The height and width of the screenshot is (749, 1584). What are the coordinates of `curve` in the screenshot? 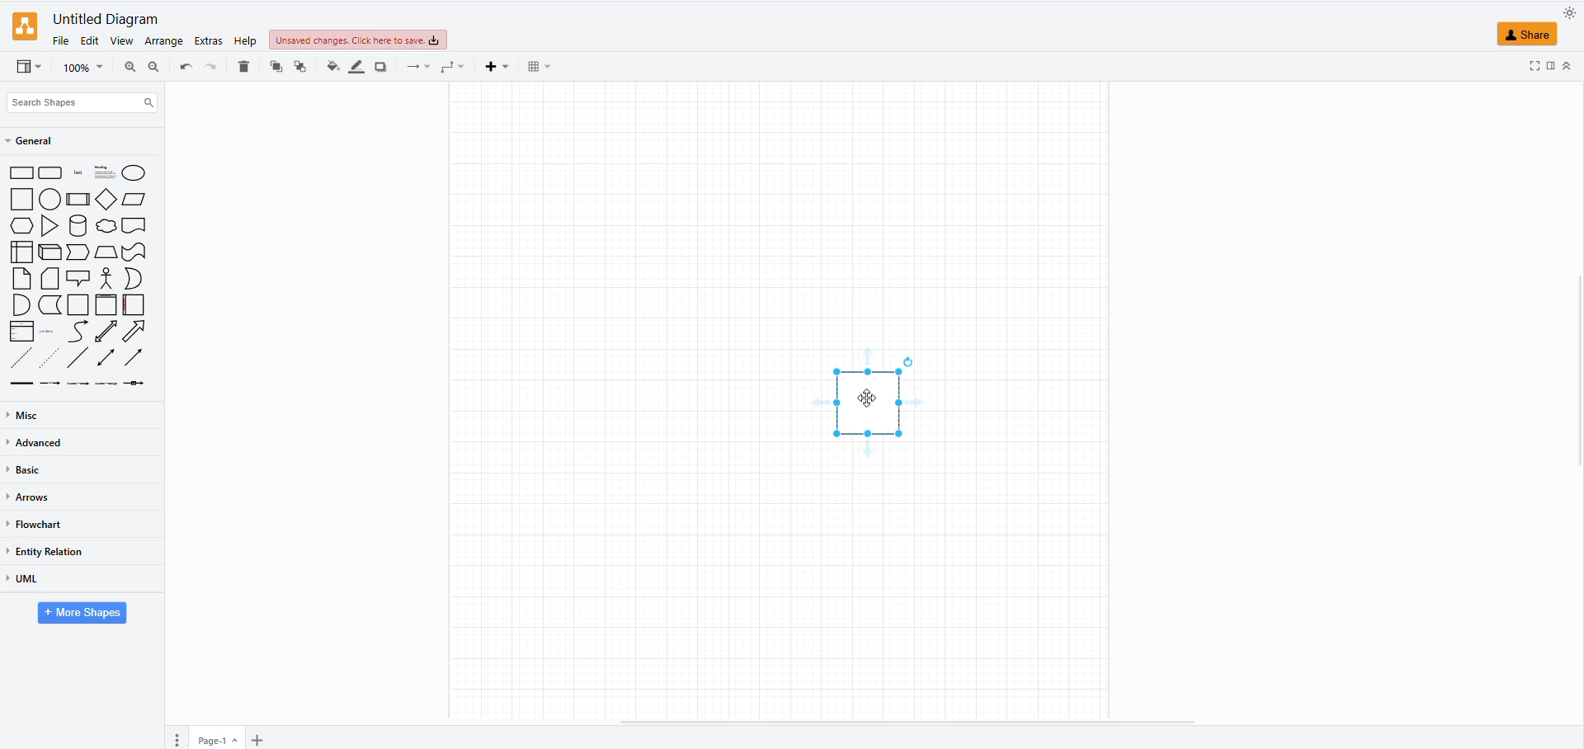 It's located at (78, 331).